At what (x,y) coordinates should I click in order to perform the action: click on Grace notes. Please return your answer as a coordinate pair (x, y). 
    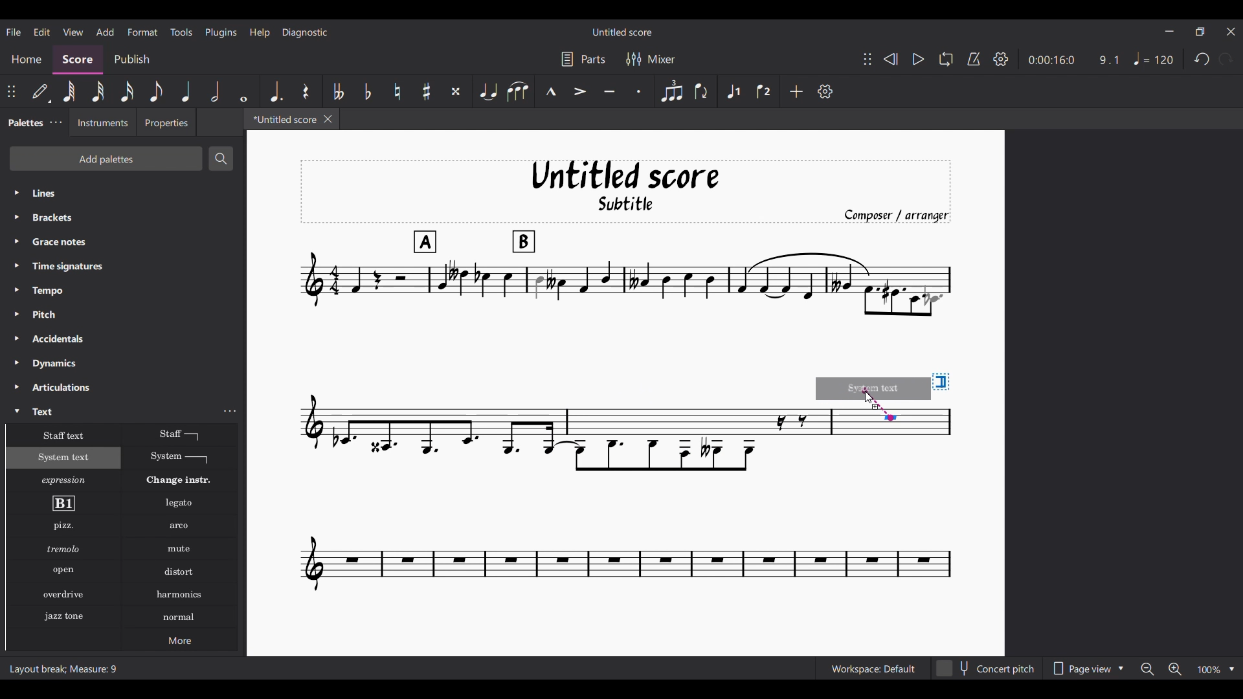
    Looking at the image, I should click on (123, 241).